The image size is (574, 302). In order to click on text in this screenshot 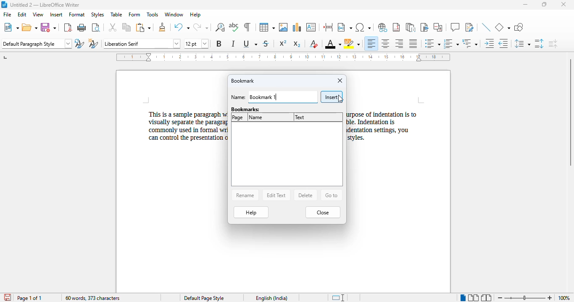, I will do `click(300, 117)`.